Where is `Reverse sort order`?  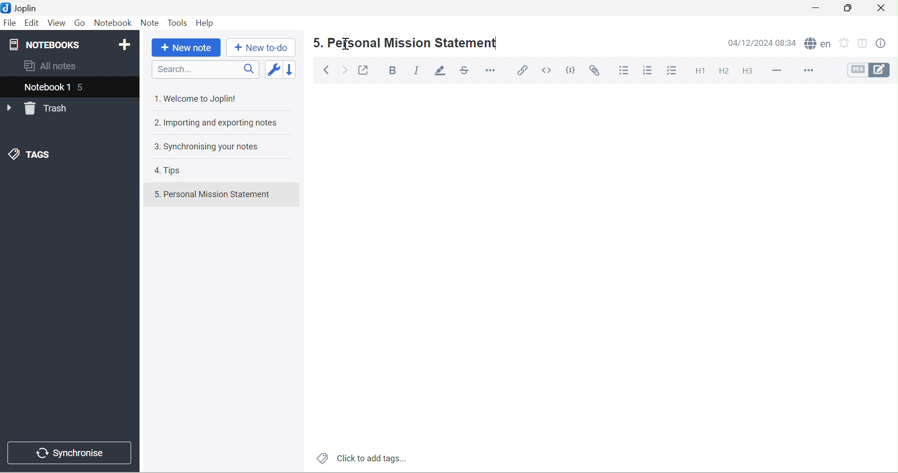 Reverse sort order is located at coordinates (290, 71).